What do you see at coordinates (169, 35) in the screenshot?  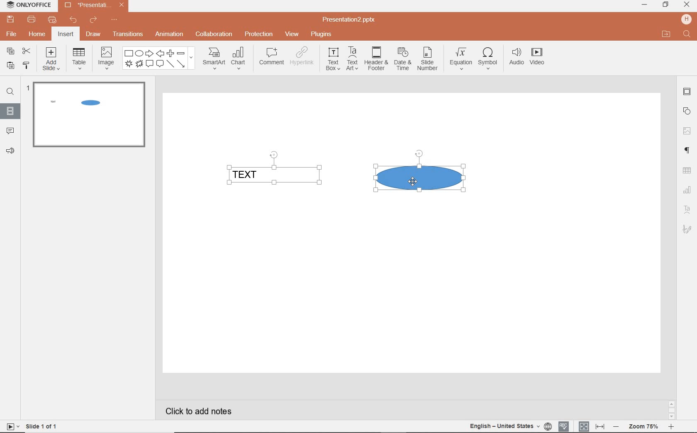 I see `animation` at bounding box center [169, 35].